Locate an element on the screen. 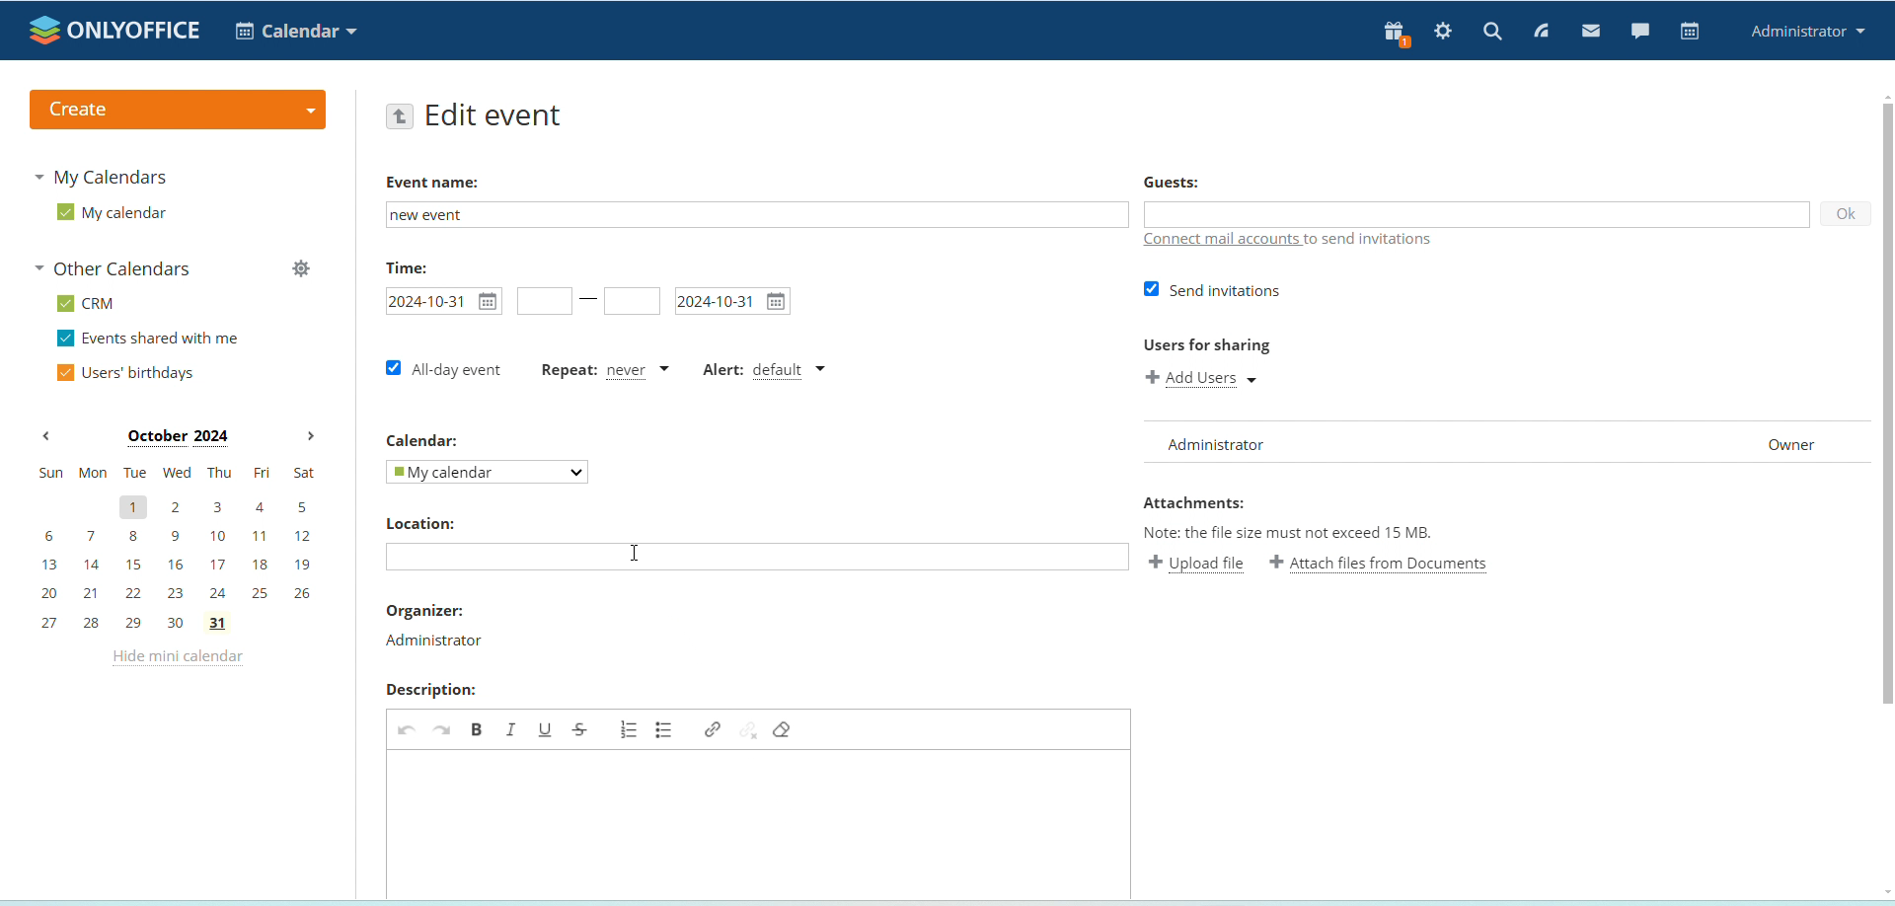  search is located at coordinates (1492, 31).